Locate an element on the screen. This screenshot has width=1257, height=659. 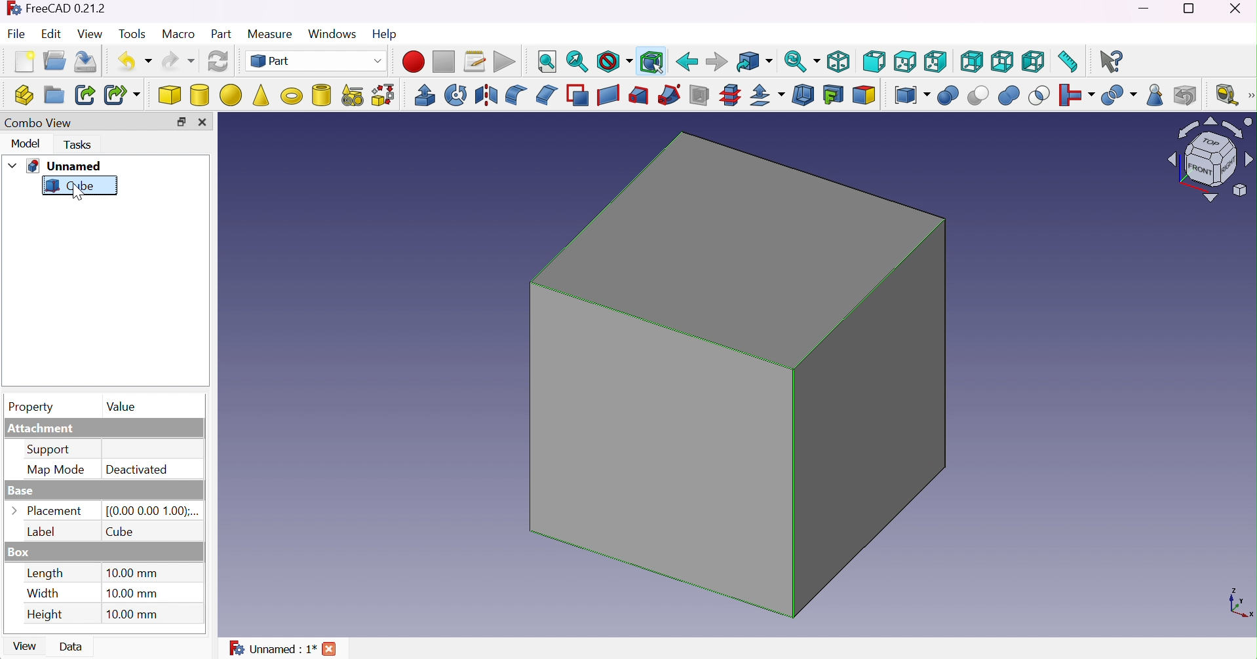
Length is located at coordinates (46, 573).